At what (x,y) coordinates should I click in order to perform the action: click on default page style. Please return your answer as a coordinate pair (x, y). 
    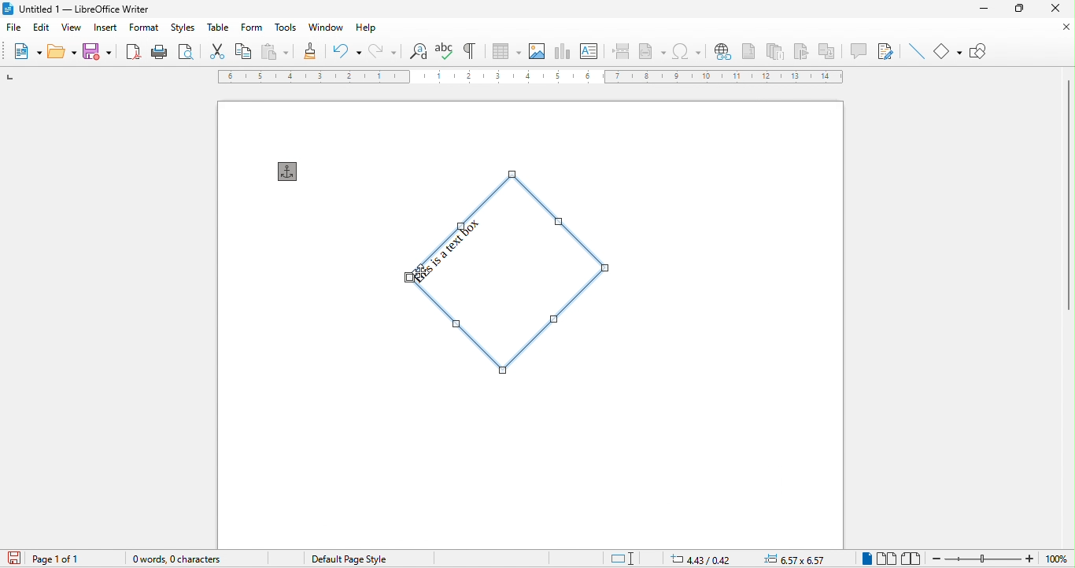
    Looking at the image, I should click on (345, 560).